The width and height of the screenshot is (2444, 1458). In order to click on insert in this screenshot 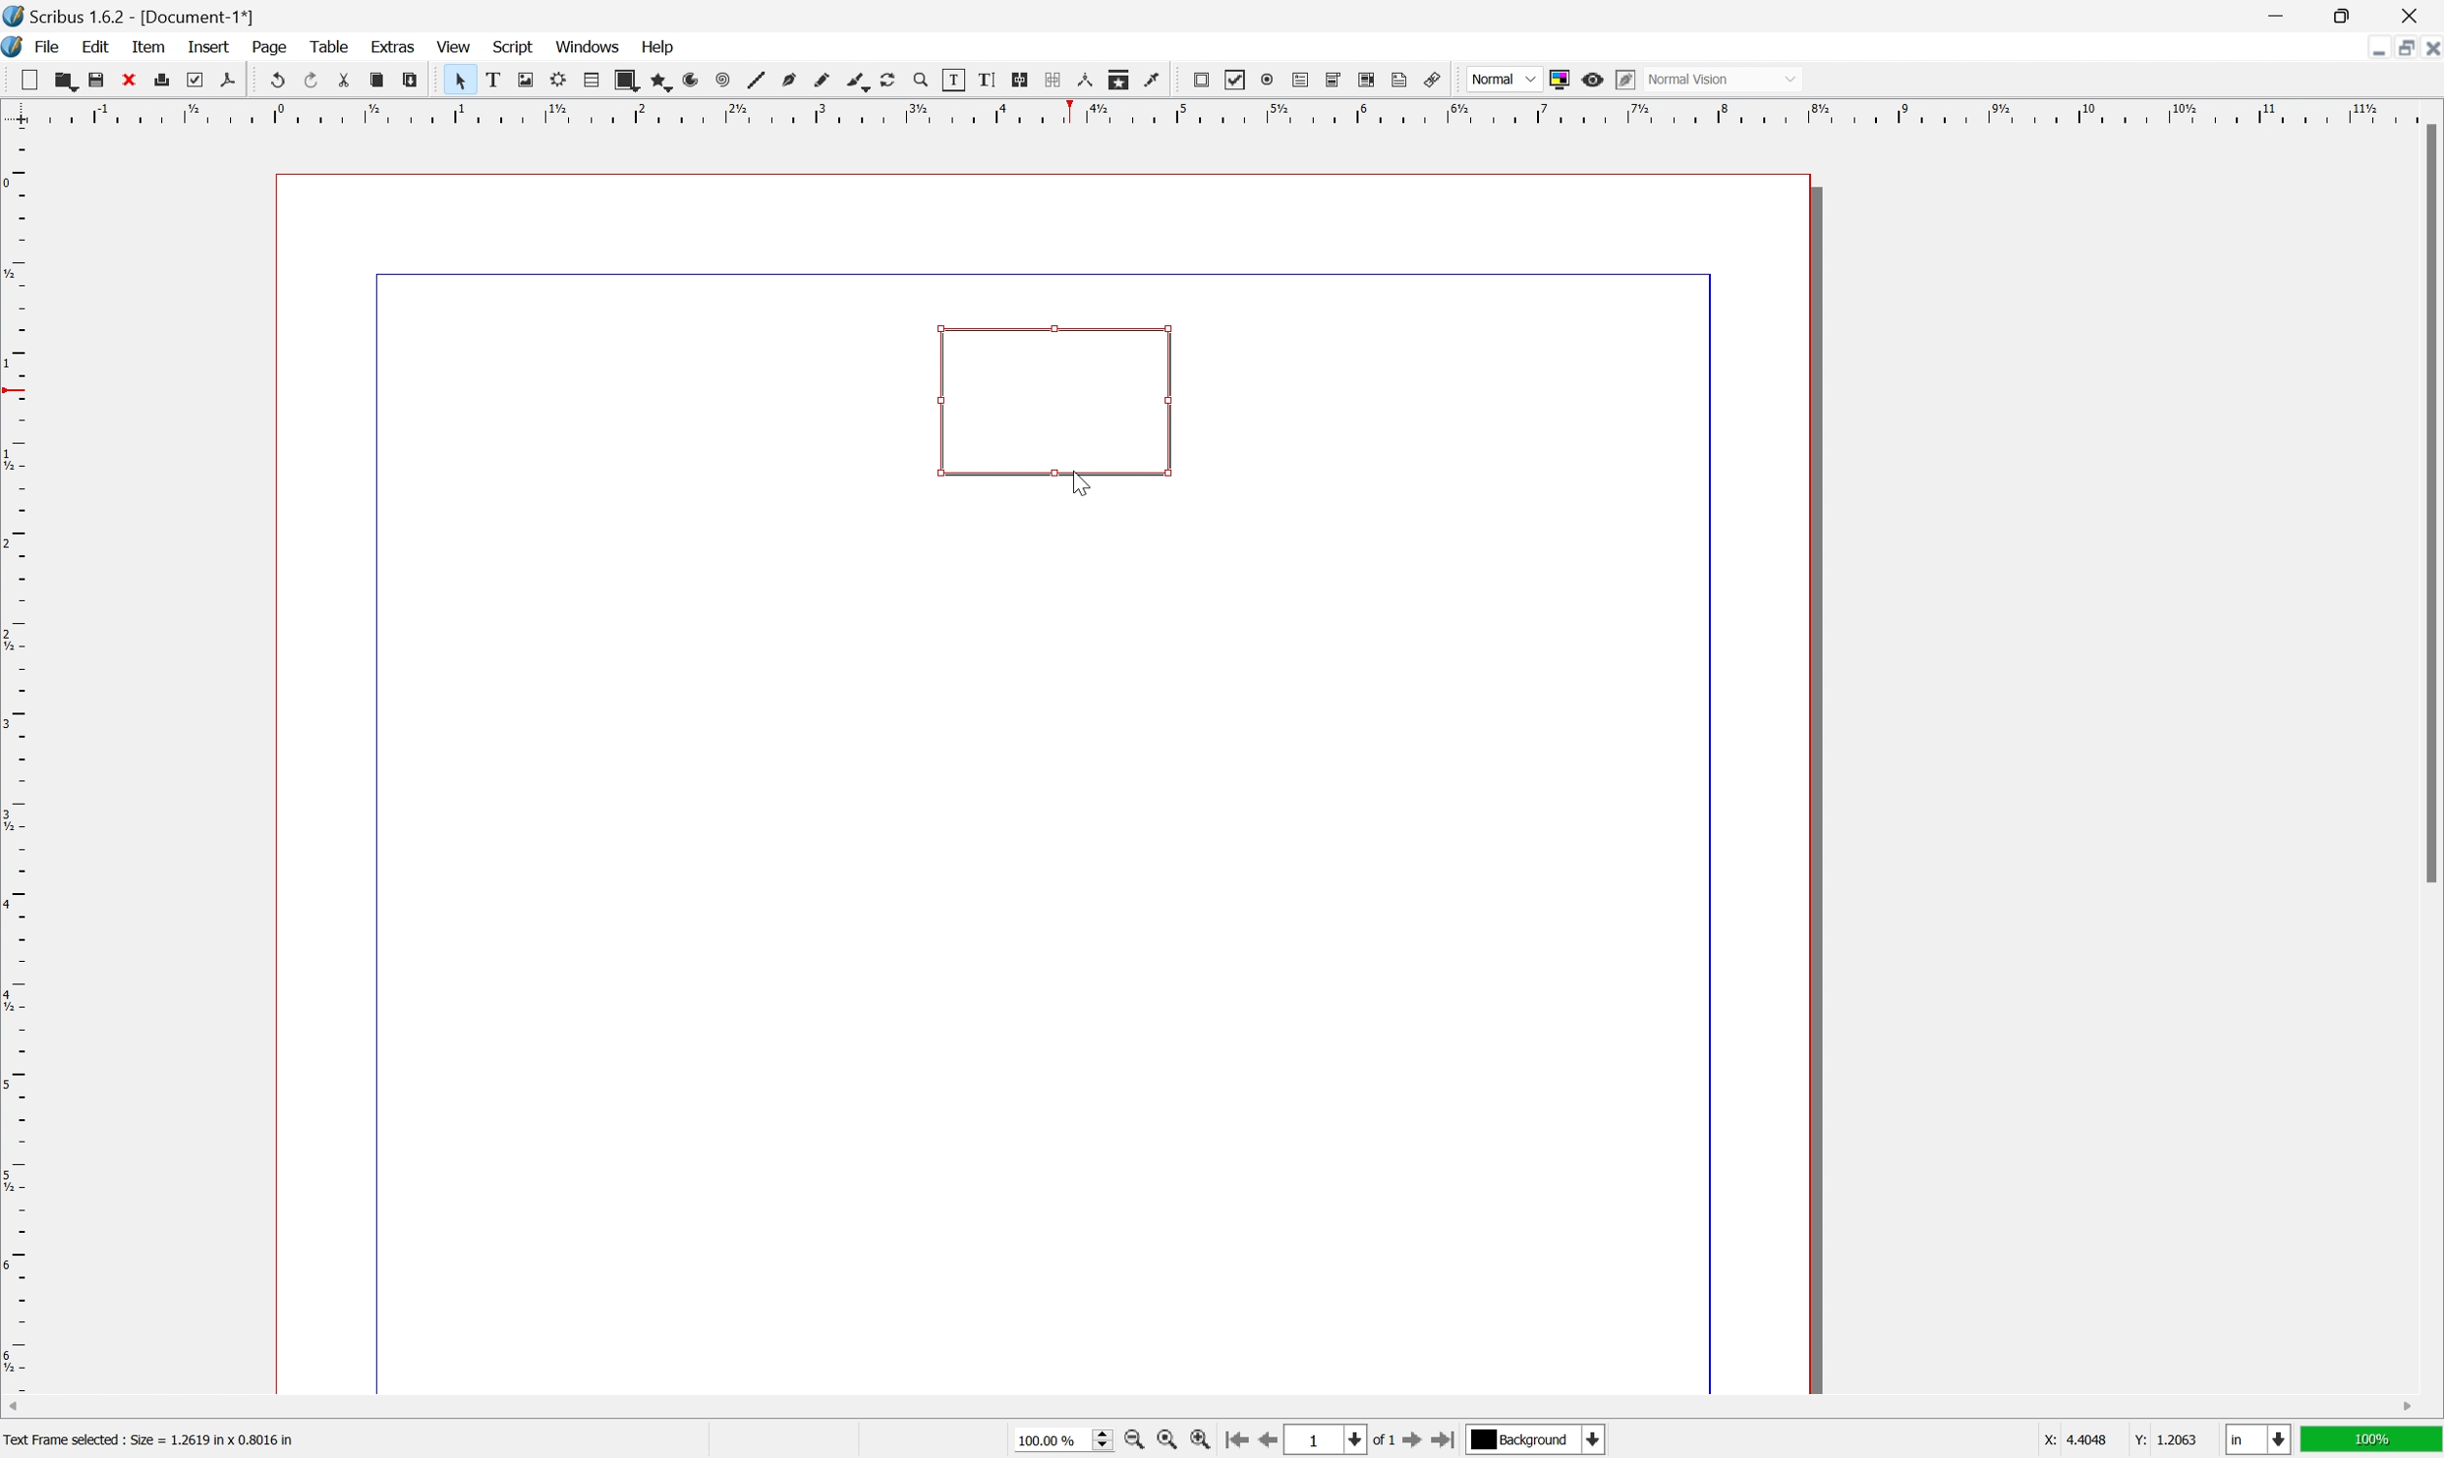, I will do `click(211, 48)`.